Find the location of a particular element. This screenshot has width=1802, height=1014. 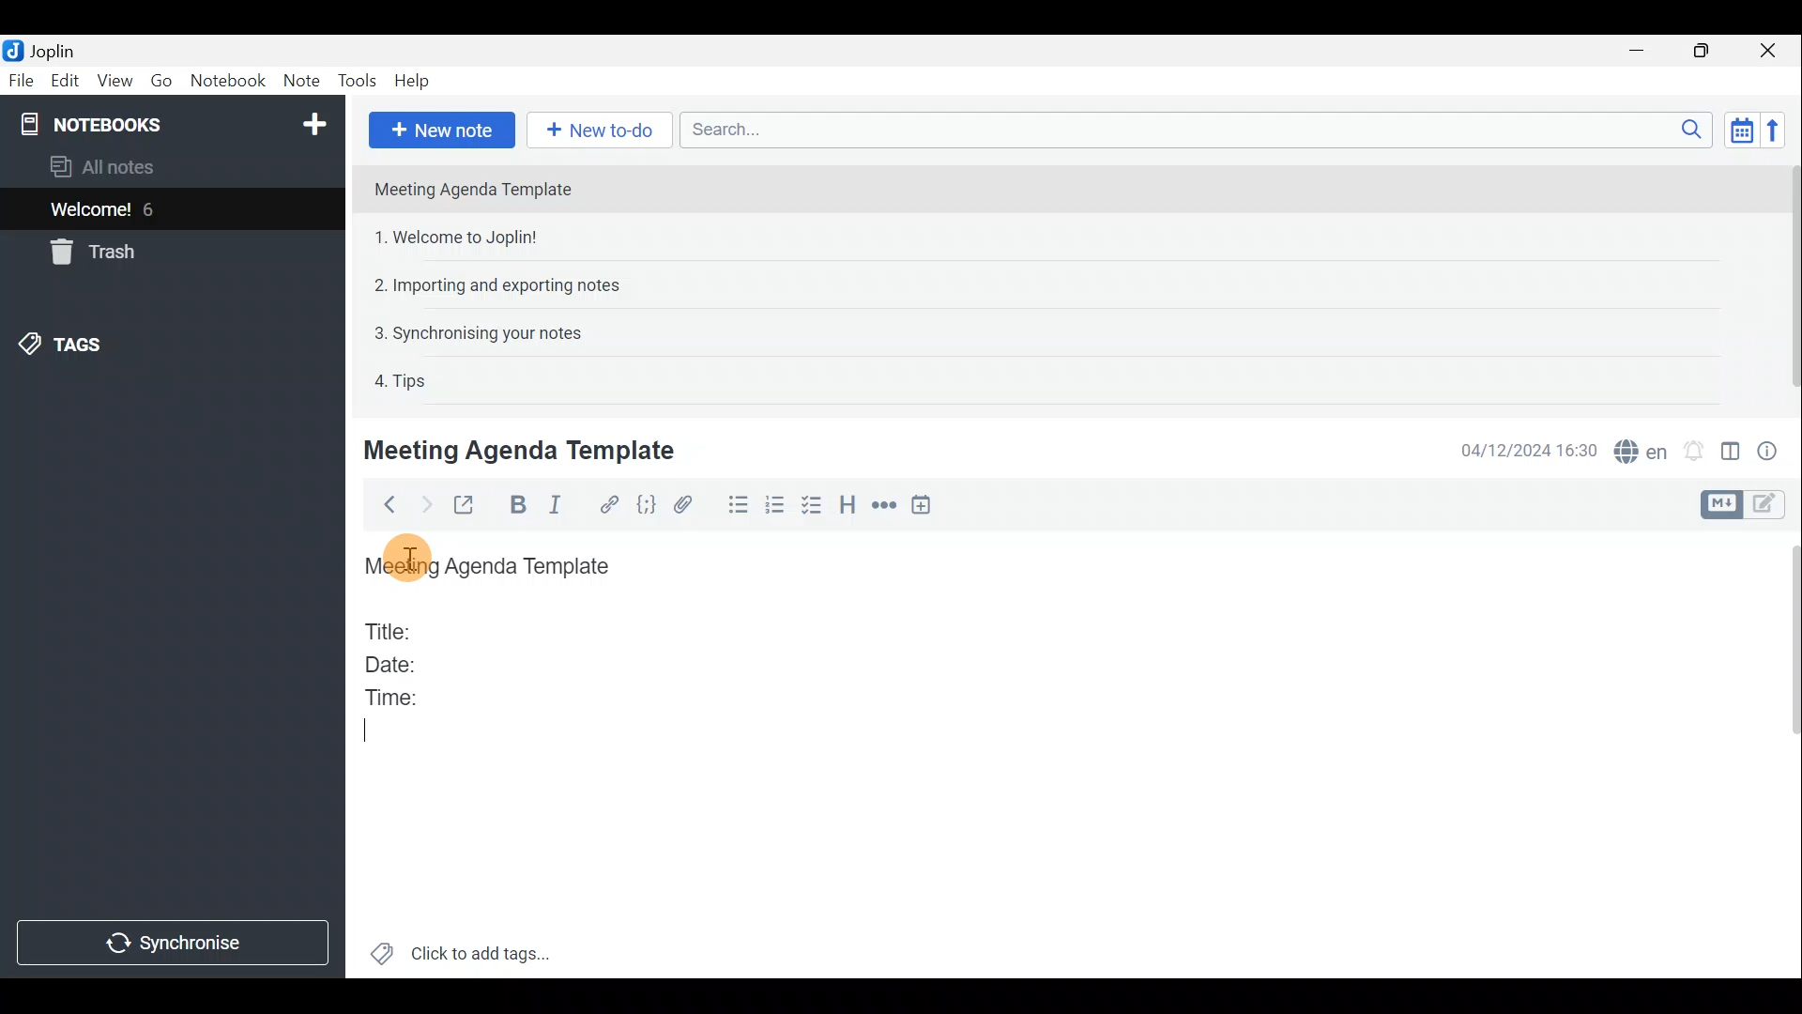

View is located at coordinates (112, 83).